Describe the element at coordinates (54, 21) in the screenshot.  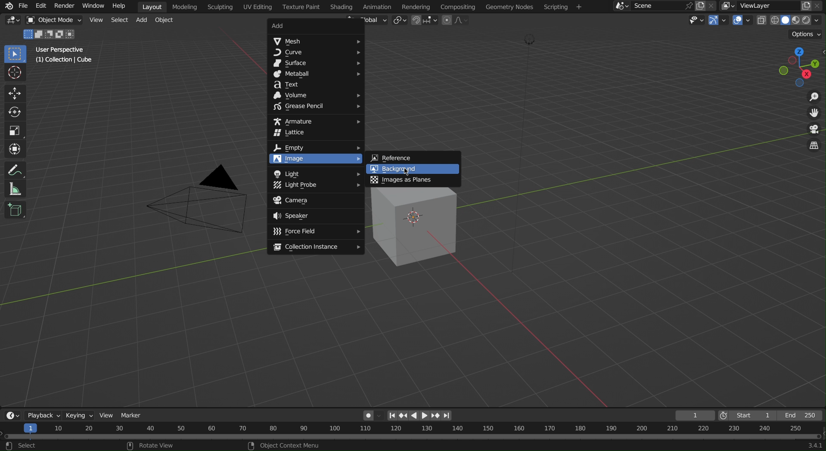
I see `Object Mode` at that location.